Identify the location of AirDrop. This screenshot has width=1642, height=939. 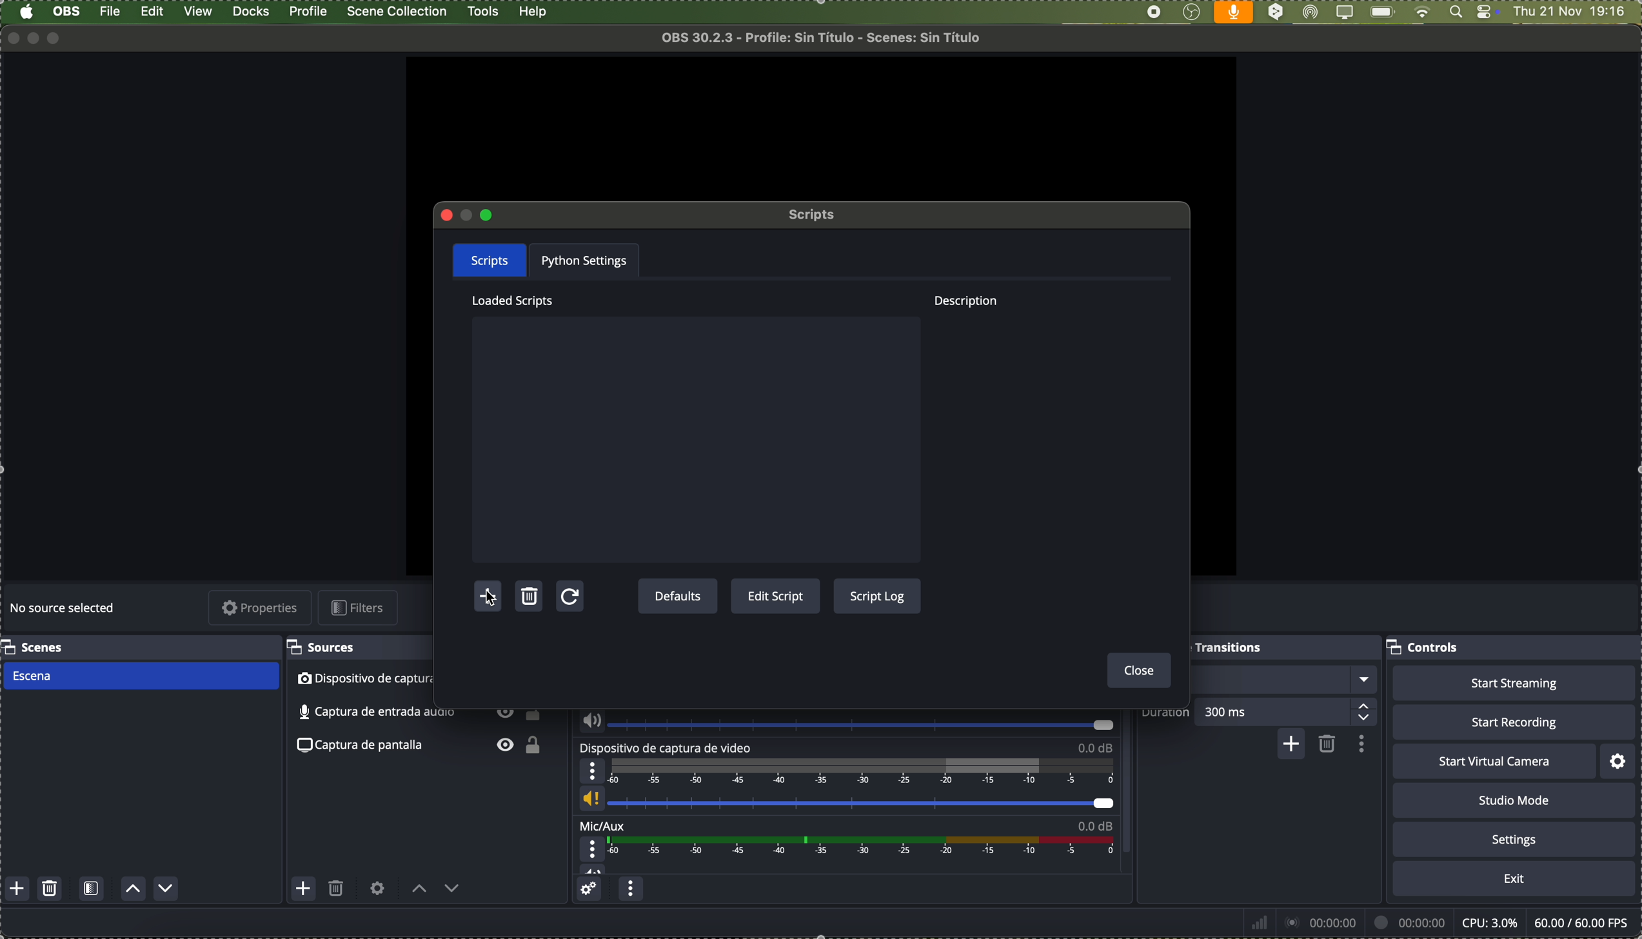
(1311, 13).